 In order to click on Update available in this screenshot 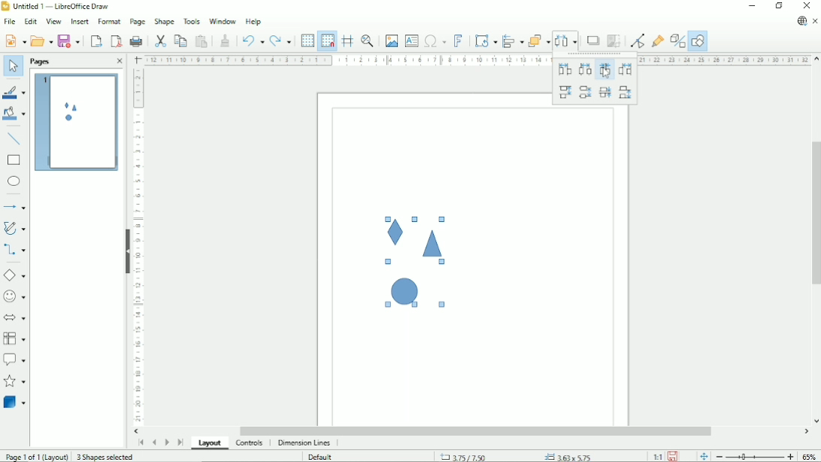, I will do `click(801, 21)`.